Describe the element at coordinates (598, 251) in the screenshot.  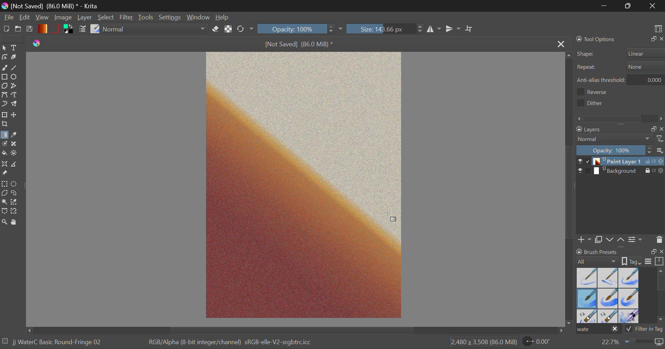
I see `Brush presets` at that location.